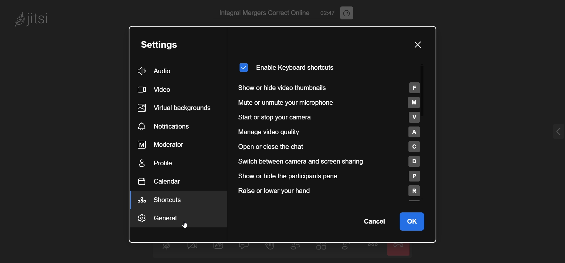  What do you see at coordinates (220, 246) in the screenshot?
I see `share your screen` at bounding box center [220, 246].